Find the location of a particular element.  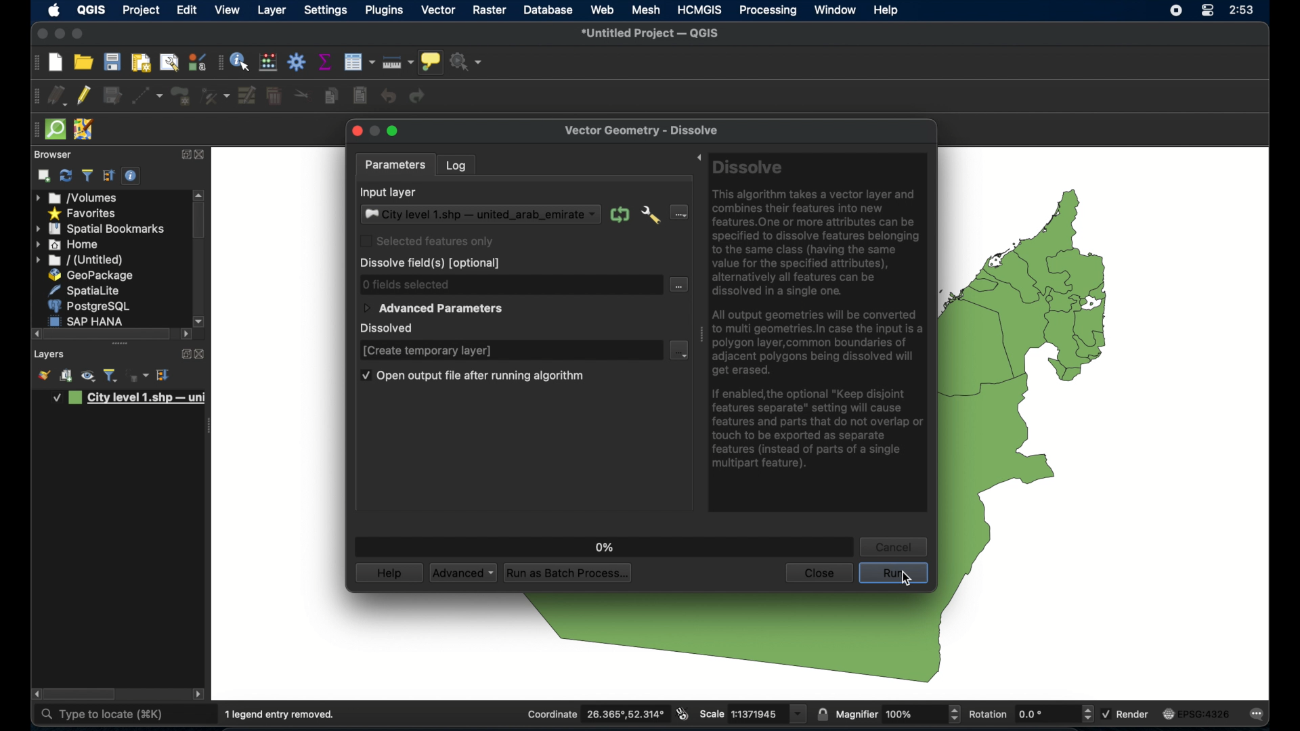

HCMGIS is located at coordinates (700, 9).